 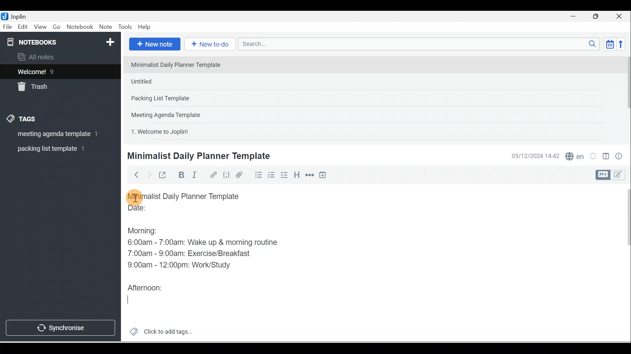 I want to click on Code, so click(x=226, y=175).